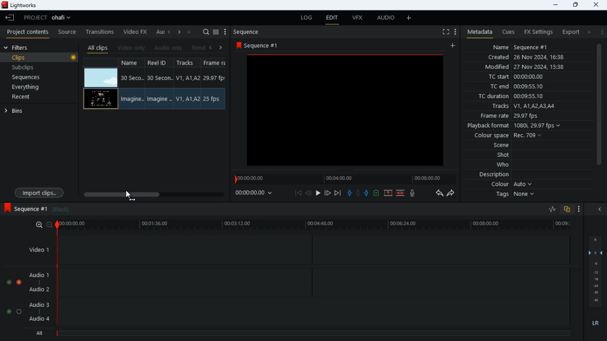 This screenshot has height=341, width=607. Describe the element at coordinates (414, 194) in the screenshot. I see `mic` at that location.